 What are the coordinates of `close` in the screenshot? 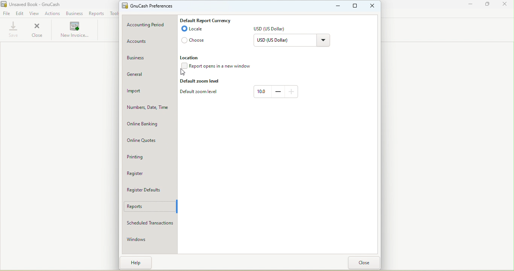 It's located at (364, 262).